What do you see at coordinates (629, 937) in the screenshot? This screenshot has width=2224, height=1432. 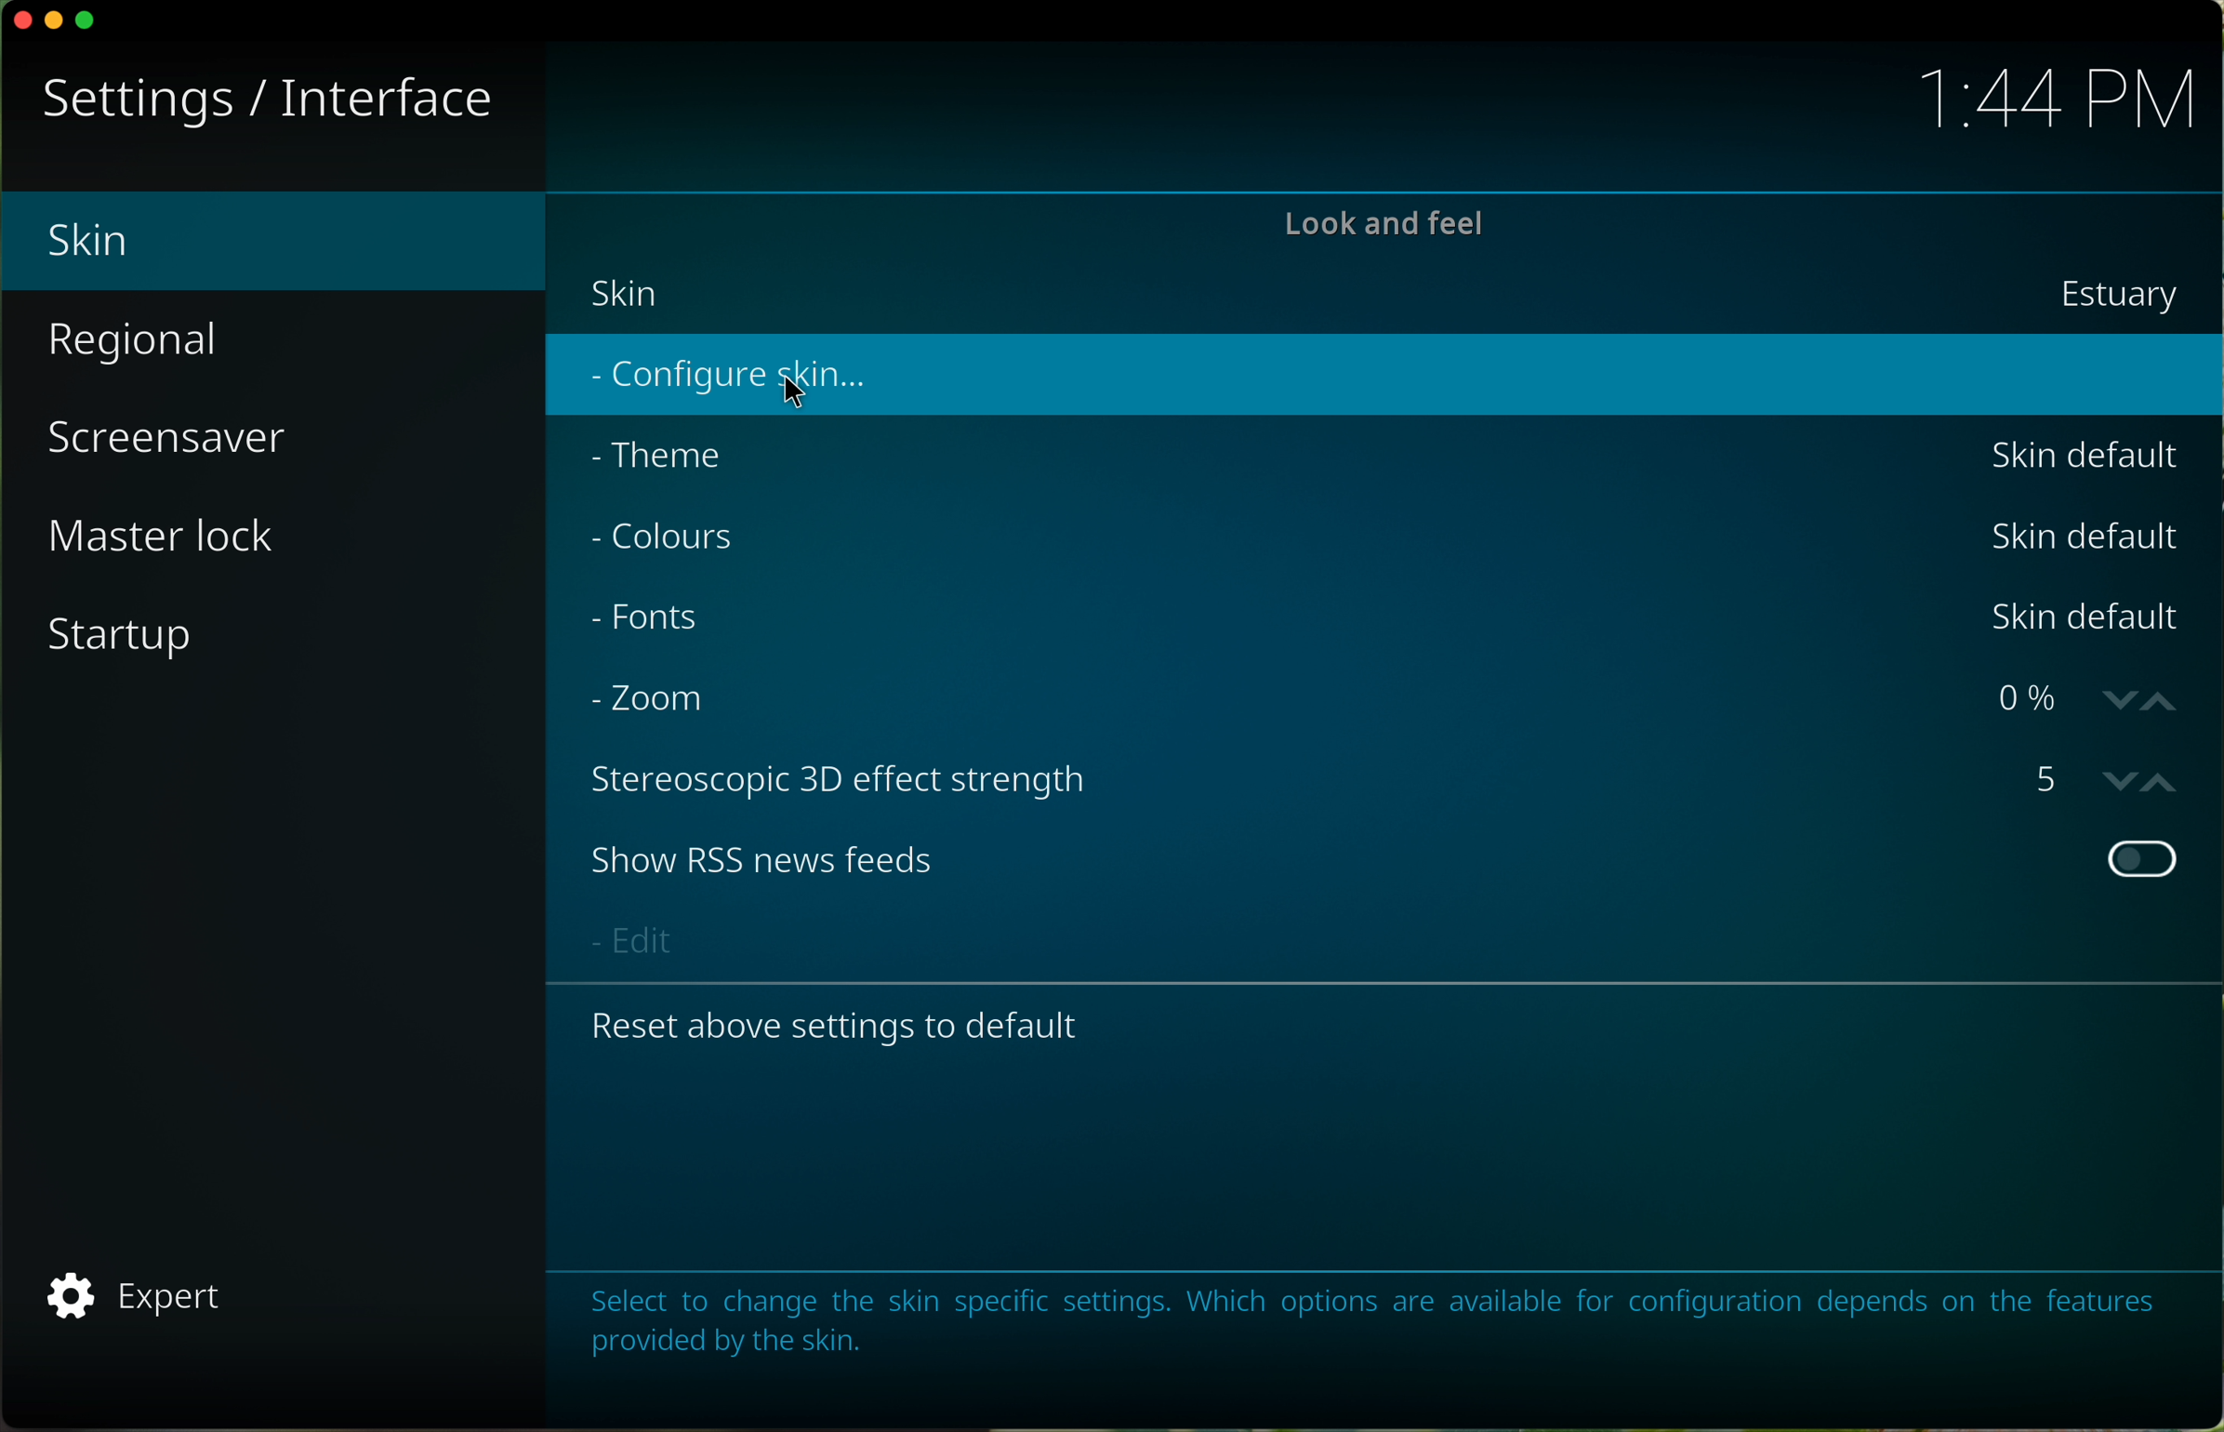 I see `edit` at bounding box center [629, 937].